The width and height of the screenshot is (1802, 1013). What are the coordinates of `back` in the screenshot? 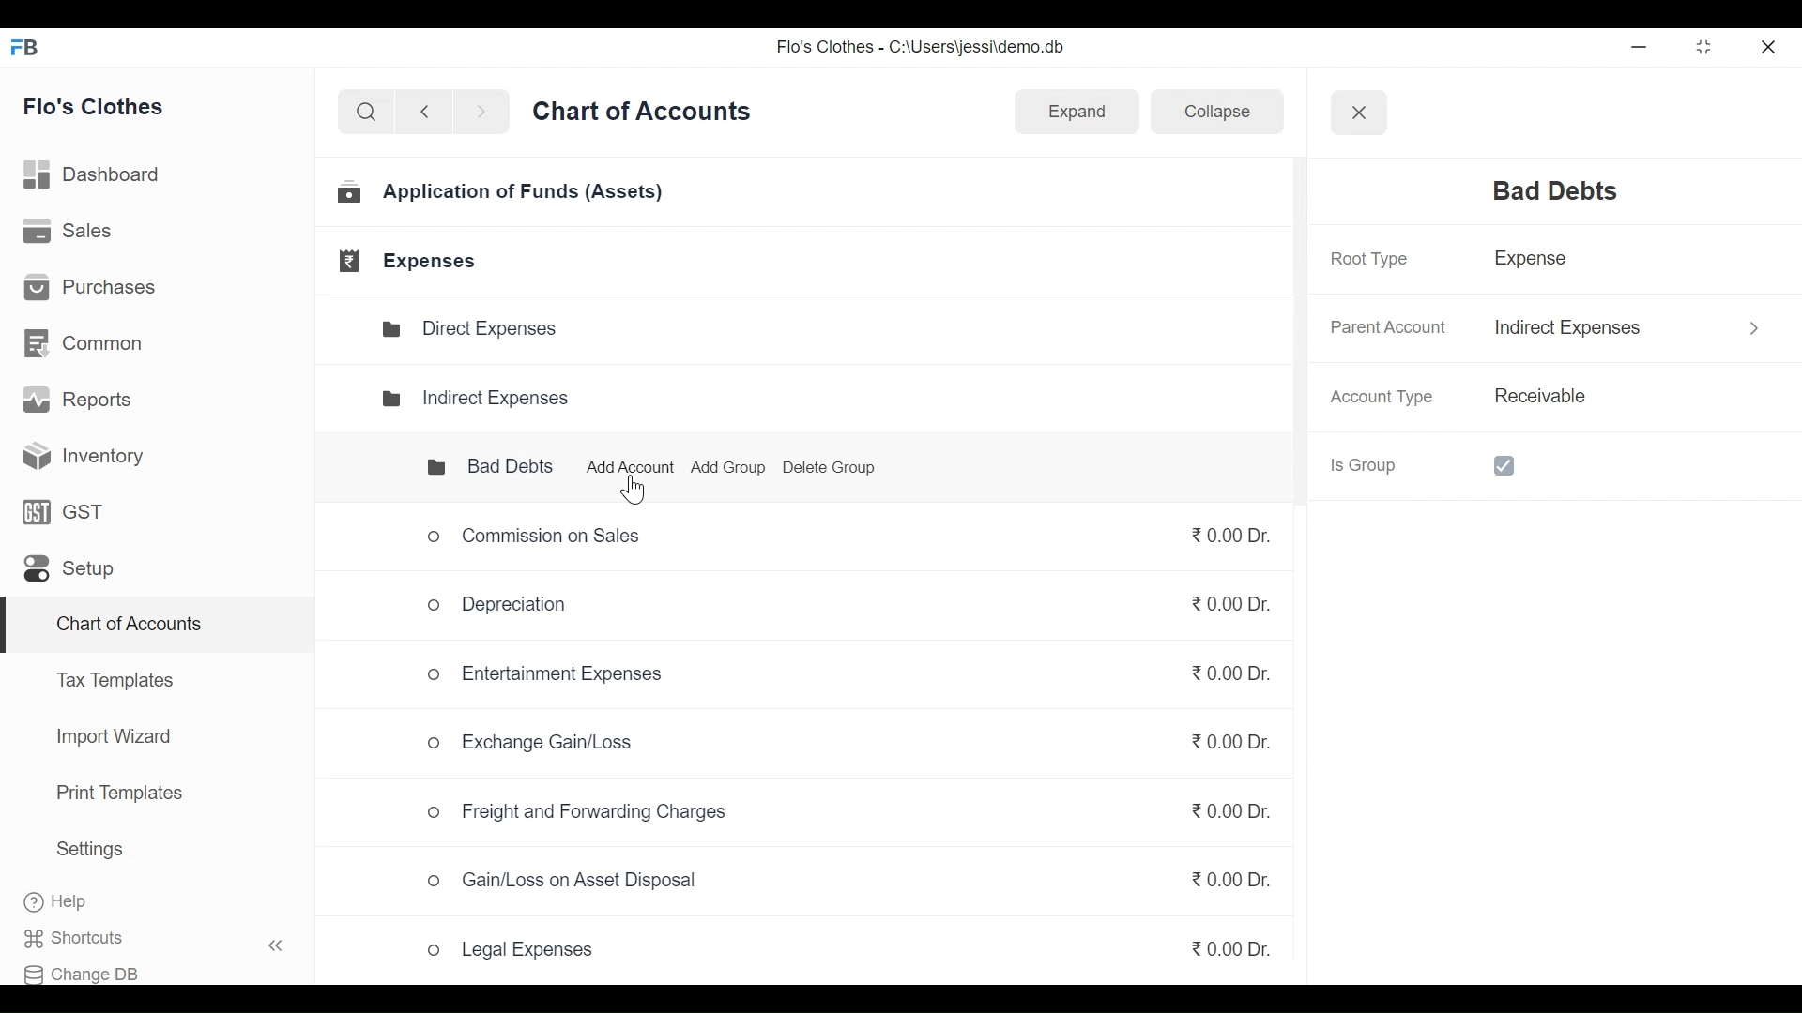 It's located at (432, 114).